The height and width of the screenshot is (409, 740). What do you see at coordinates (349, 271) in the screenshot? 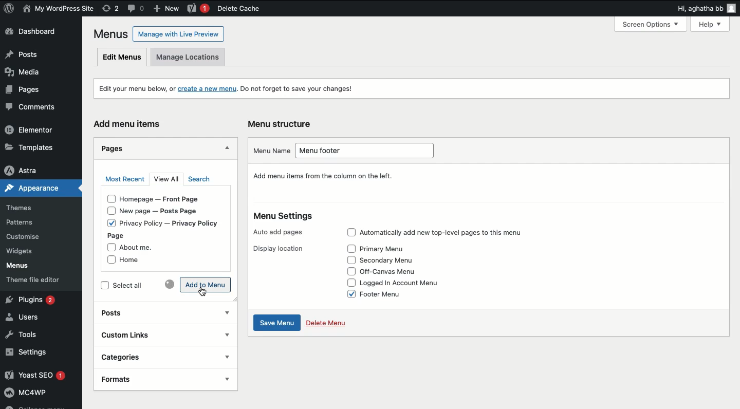
I see `Check box` at bounding box center [349, 271].